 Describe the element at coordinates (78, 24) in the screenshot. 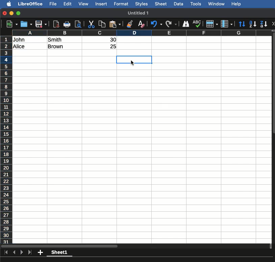

I see `Preview print` at that location.